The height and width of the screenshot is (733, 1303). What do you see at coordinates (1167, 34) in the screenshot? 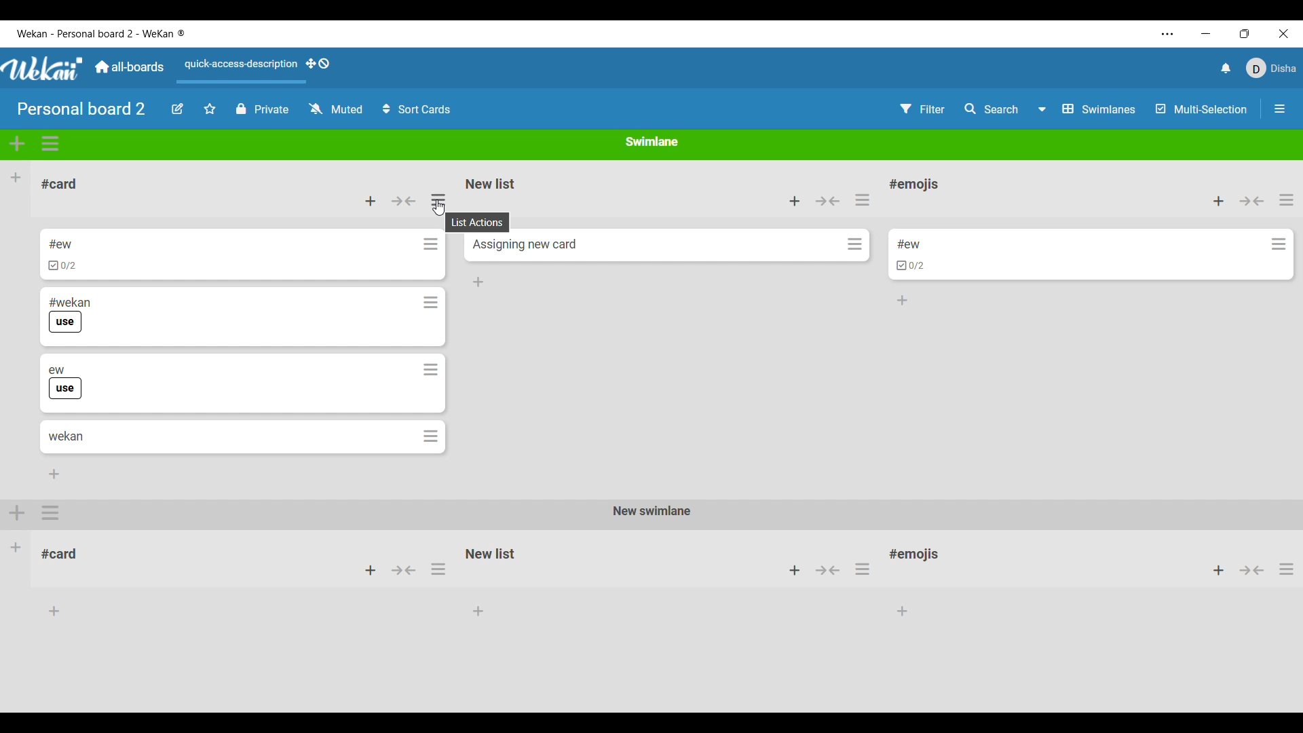
I see `Settings and more` at bounding box center [1167, 34].